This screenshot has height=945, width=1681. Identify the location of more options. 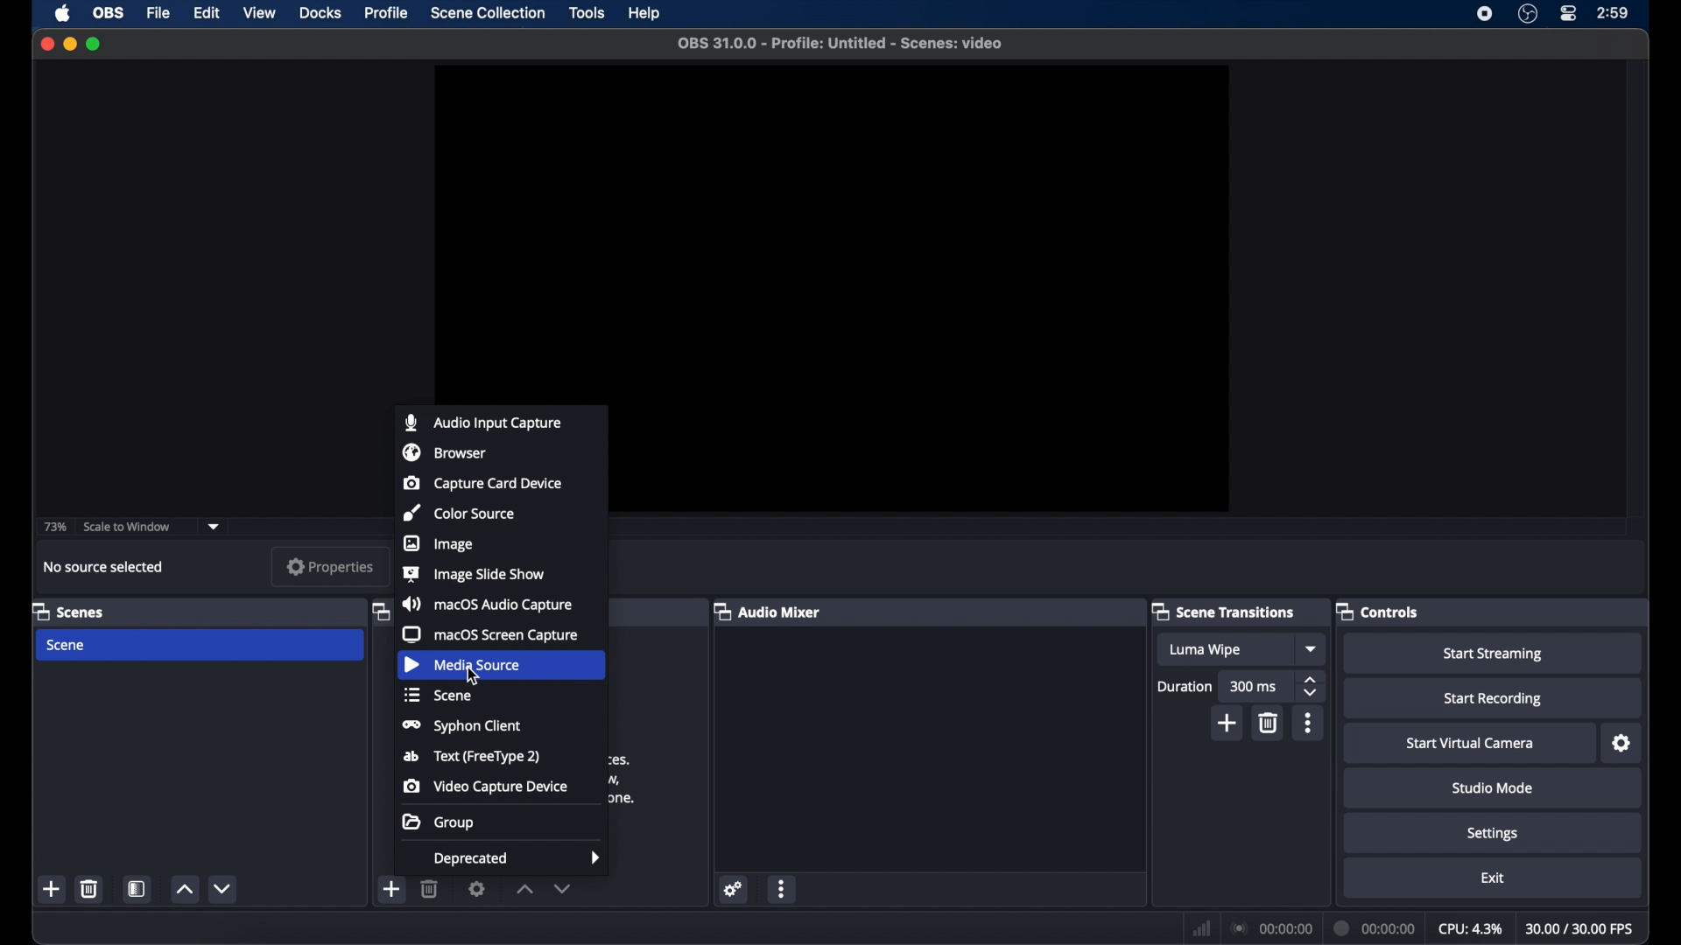
(1309, 724).